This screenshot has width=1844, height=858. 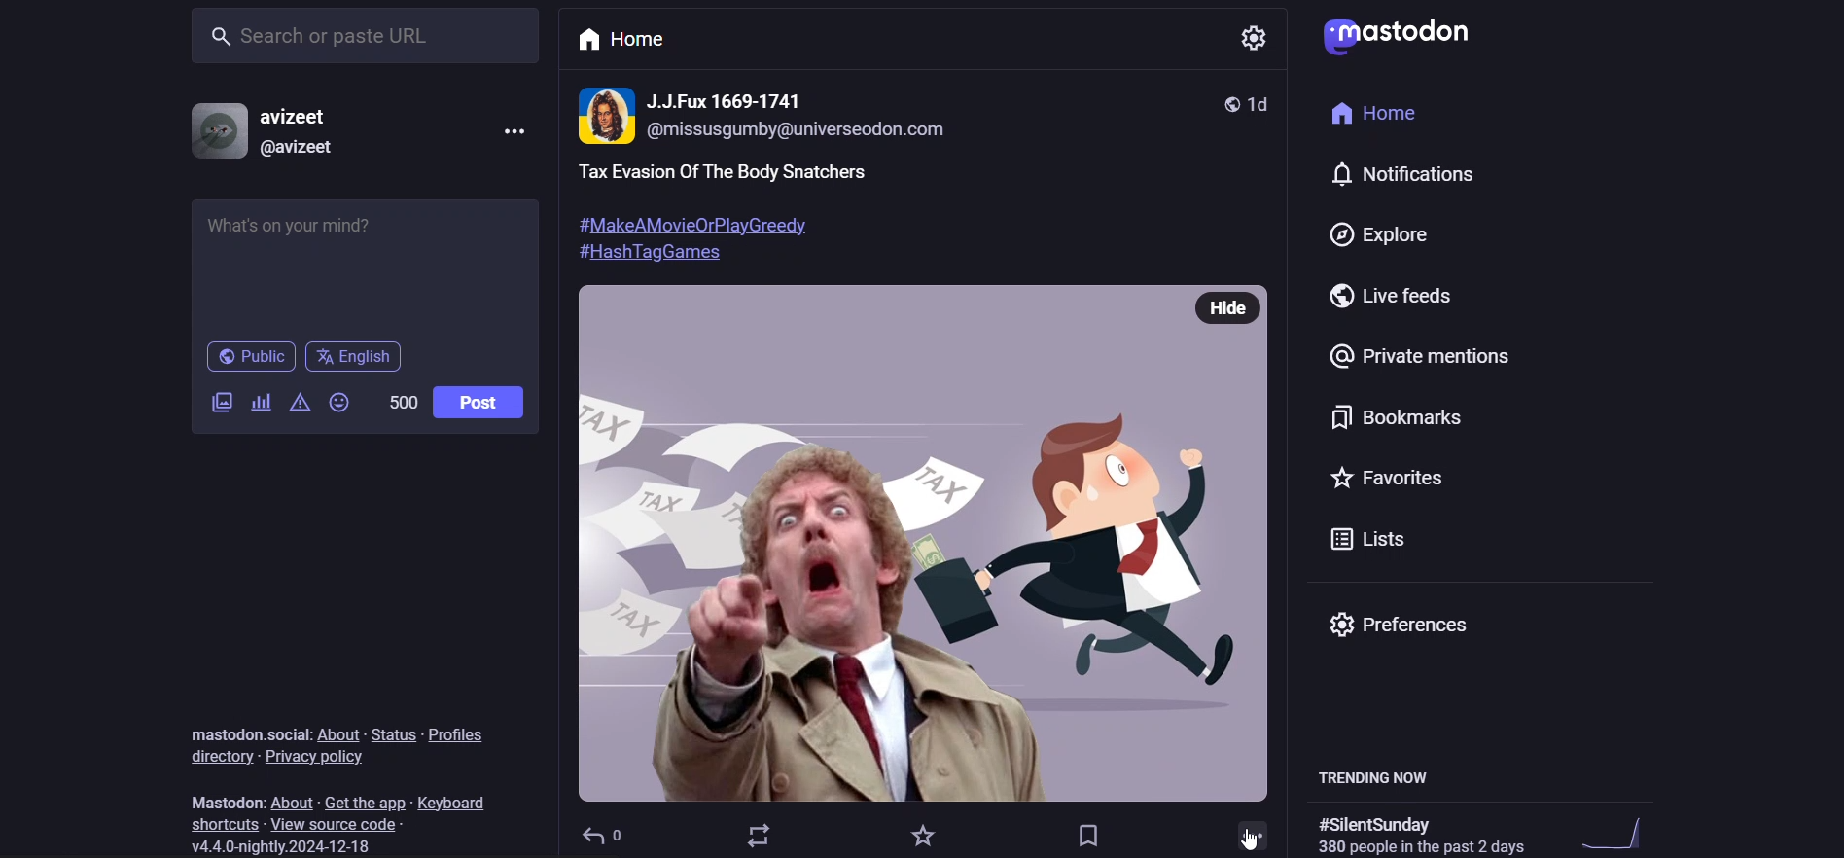 What do you see at coordinates (480, 397) in the screenshot?
I see `post` at bounding box center [480, 397].